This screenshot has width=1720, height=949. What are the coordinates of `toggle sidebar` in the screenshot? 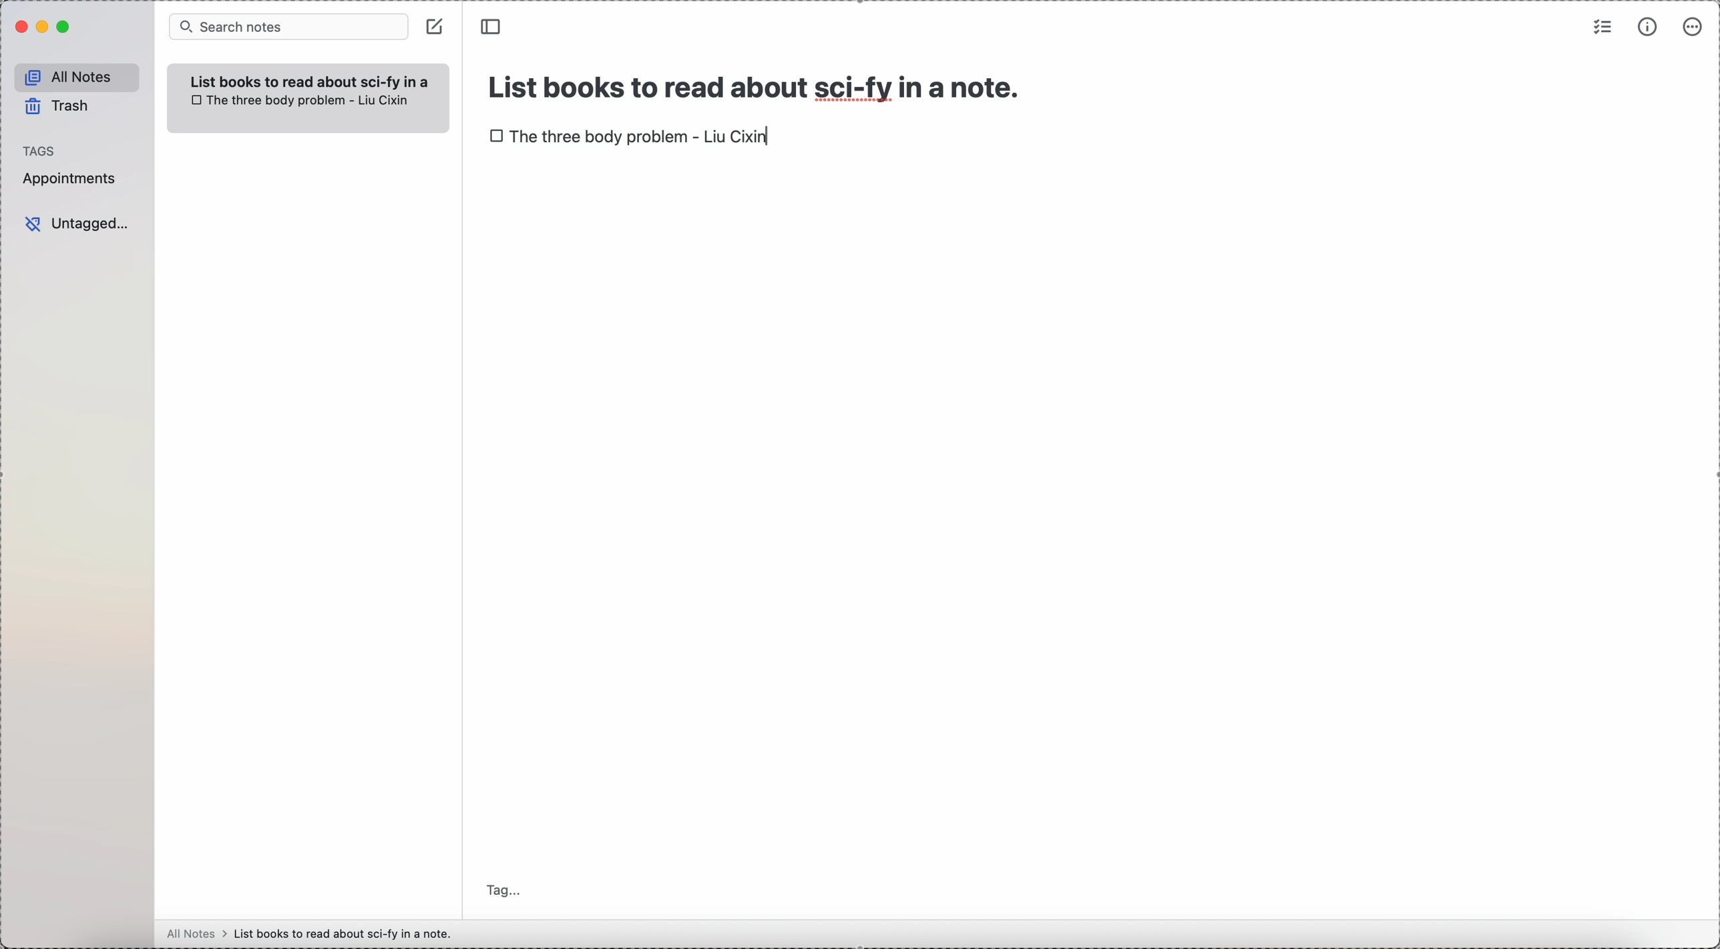 It's located at (493, 26).